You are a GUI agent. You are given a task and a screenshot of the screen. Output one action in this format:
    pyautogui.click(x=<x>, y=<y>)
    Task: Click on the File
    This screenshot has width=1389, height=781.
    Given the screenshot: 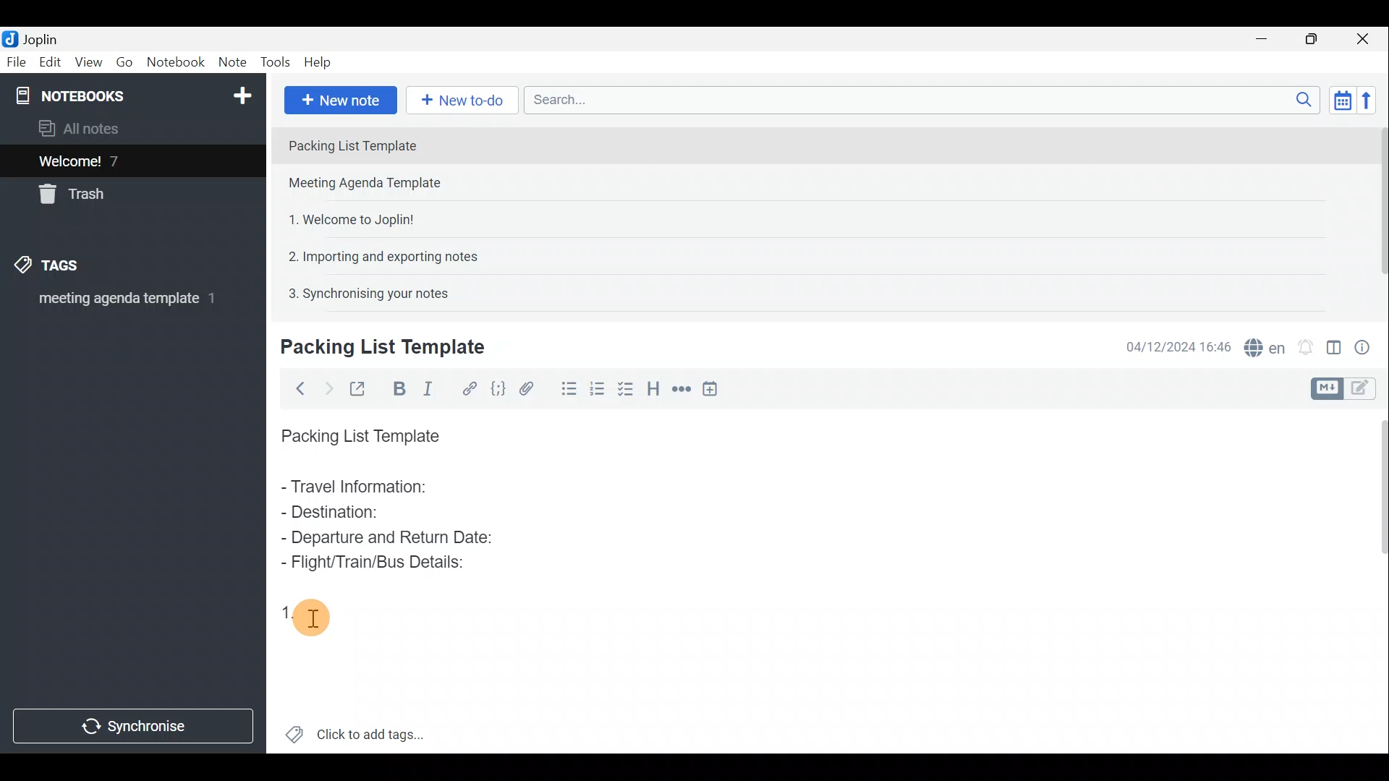 What is the action you would take?
    pyautogui.click(x=14, y=61)
    